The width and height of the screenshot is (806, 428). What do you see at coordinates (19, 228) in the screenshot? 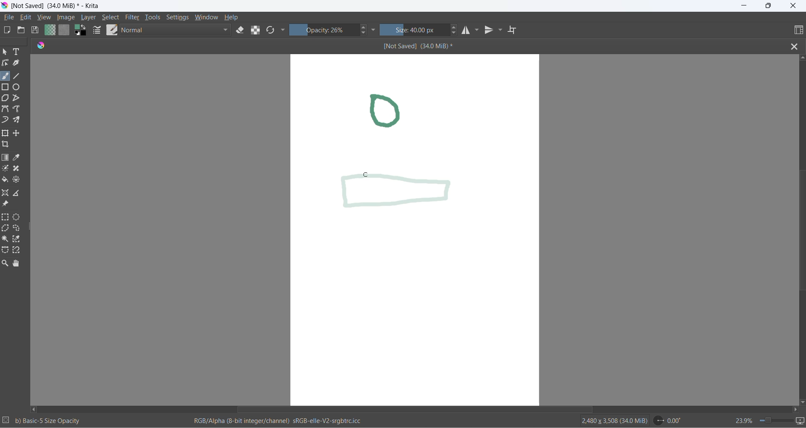
I see `freehand selection tool` at bounding box center [19, 228].